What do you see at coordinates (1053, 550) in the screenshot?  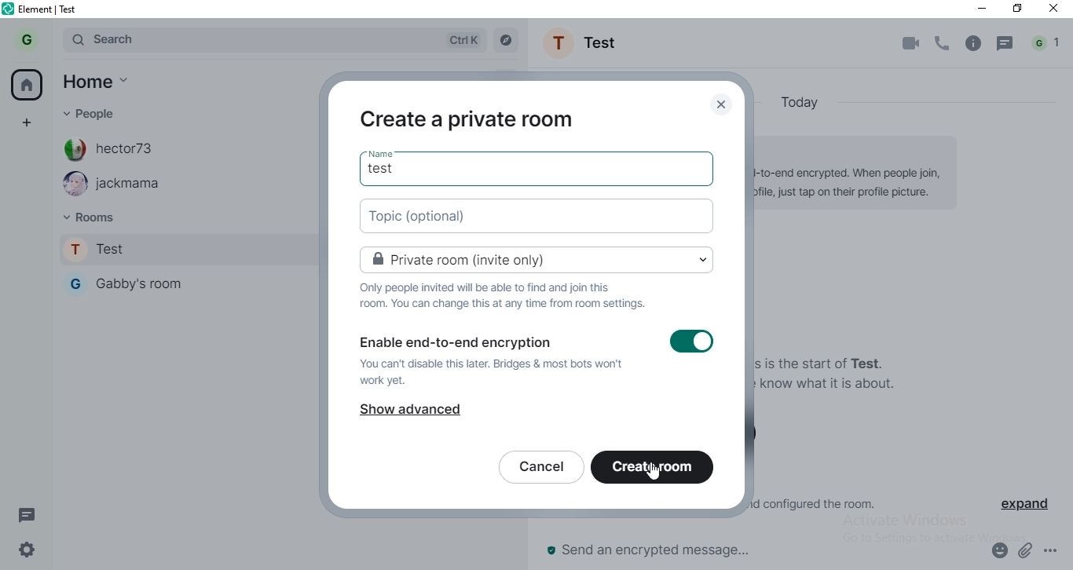 I see `options` at bounding box center [1053, 550].